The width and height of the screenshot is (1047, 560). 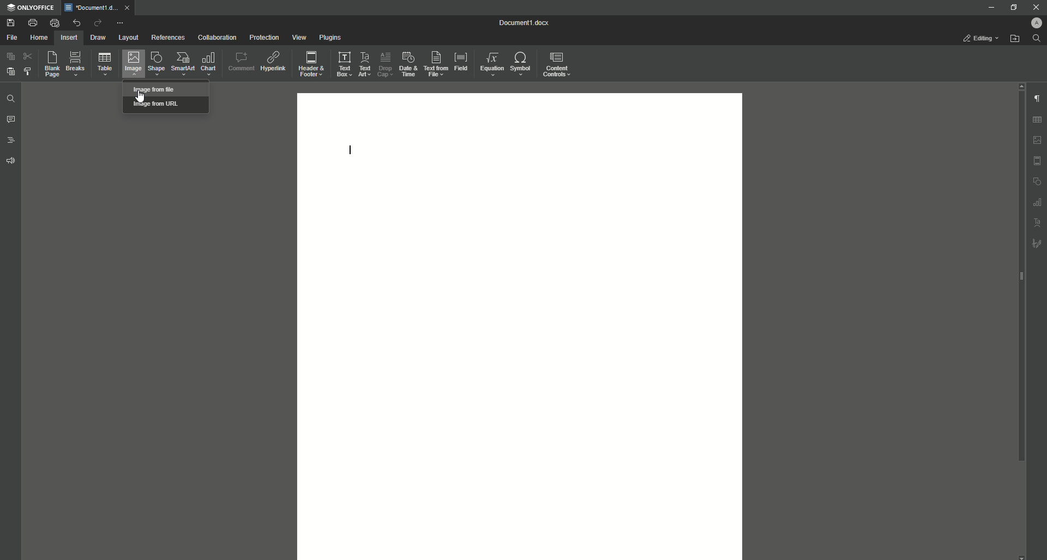 I want to click on Document1.docx, so click(x=91, y=8).